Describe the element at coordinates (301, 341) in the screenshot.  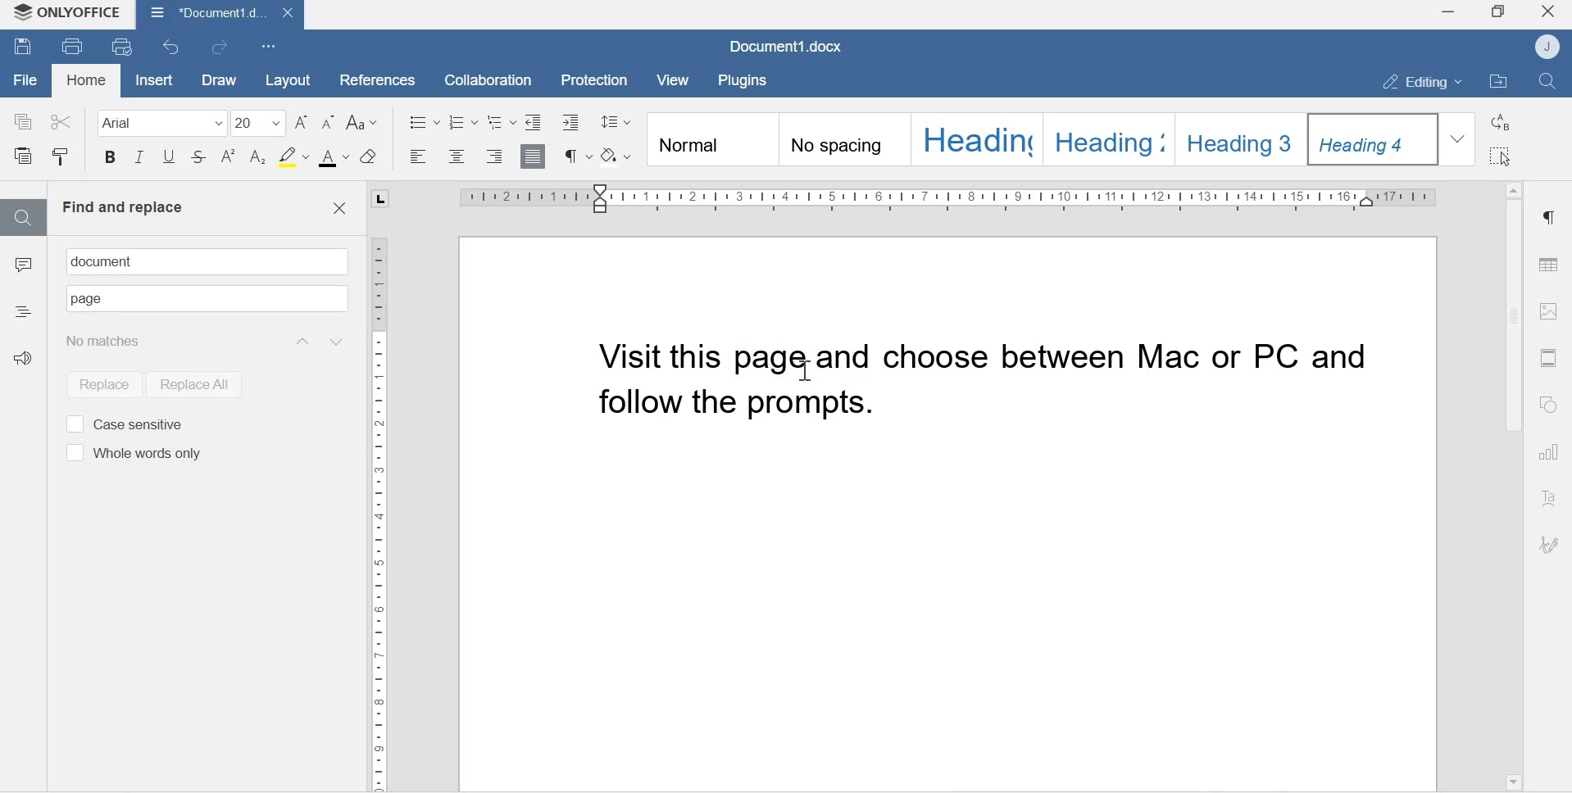
I see `Previous result` at that location.